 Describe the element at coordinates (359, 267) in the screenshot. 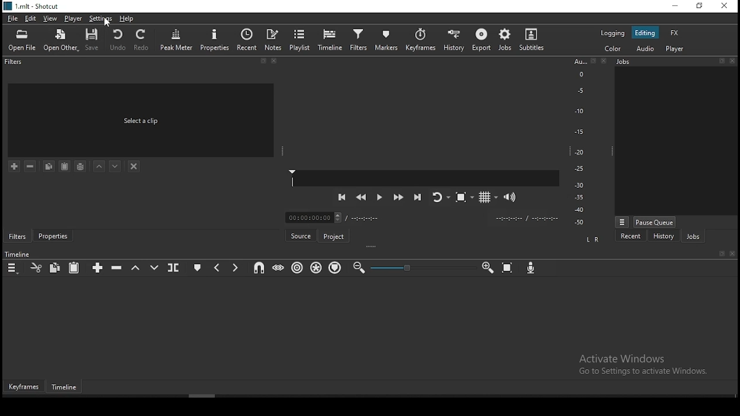

I see `zoom timeline out` at that location.